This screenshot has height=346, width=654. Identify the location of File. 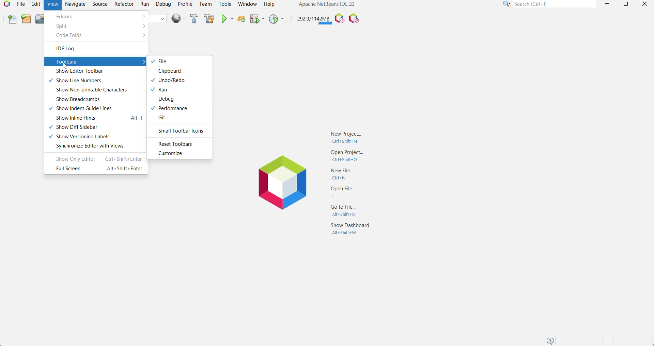
(20, 5).